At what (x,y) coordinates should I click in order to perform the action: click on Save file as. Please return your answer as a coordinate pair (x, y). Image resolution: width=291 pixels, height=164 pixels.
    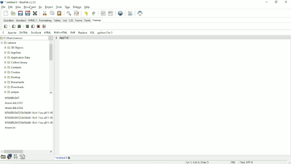
    Looking at the image, I should click on (27, 13).